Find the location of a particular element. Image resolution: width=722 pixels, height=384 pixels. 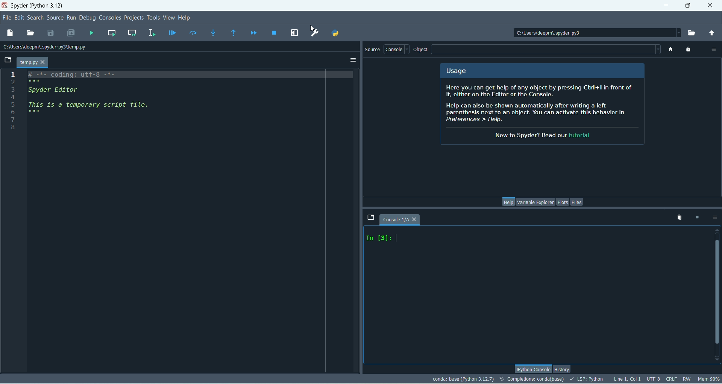

files is located at coordinates (577, 202).